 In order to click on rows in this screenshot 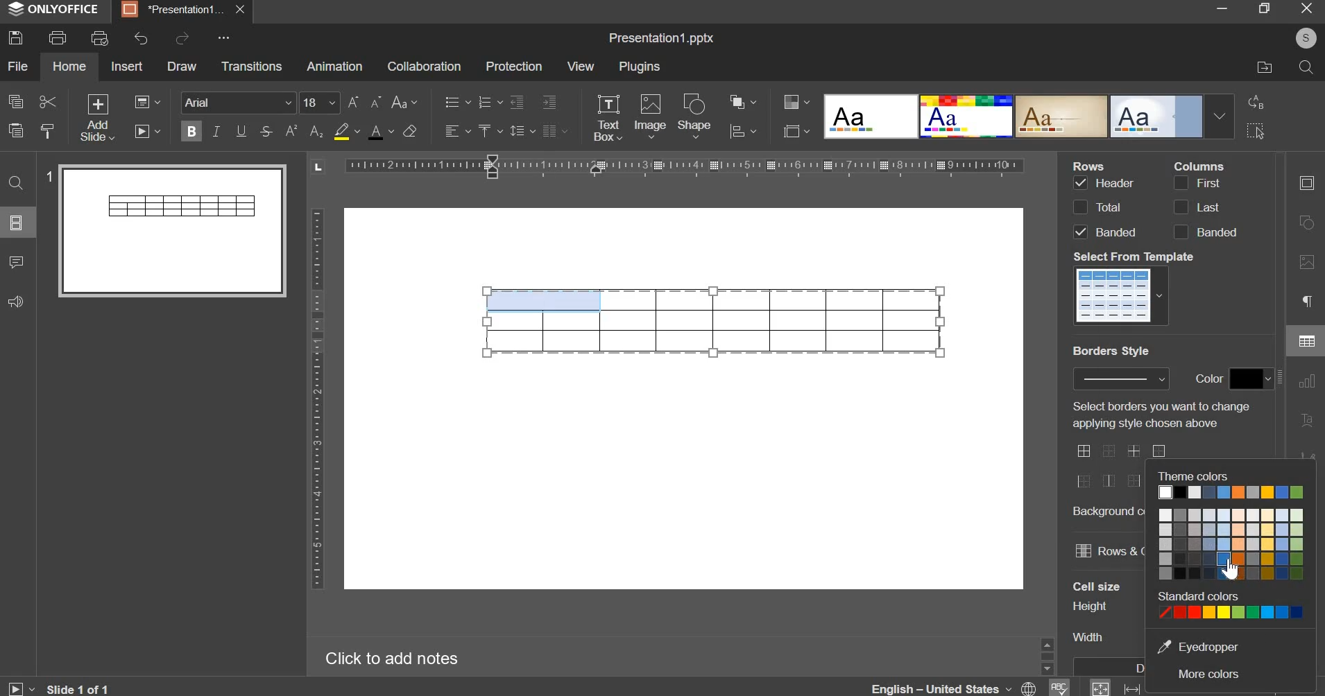, I will do `click(1103, 207)`.